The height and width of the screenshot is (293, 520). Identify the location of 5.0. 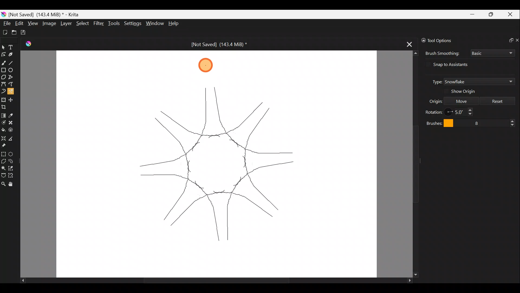
(461, 112).